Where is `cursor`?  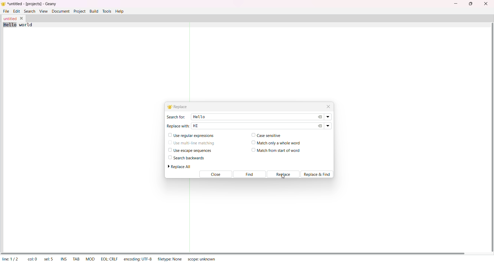 cursor is located at coordinates (283, 176).